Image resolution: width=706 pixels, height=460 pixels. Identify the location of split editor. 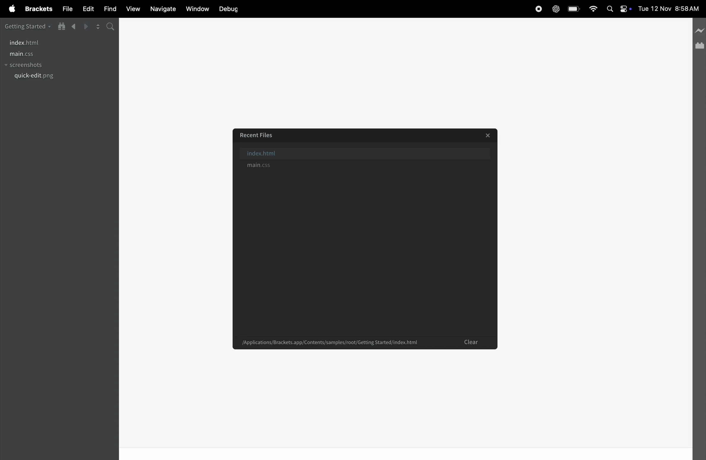
(98, 27).